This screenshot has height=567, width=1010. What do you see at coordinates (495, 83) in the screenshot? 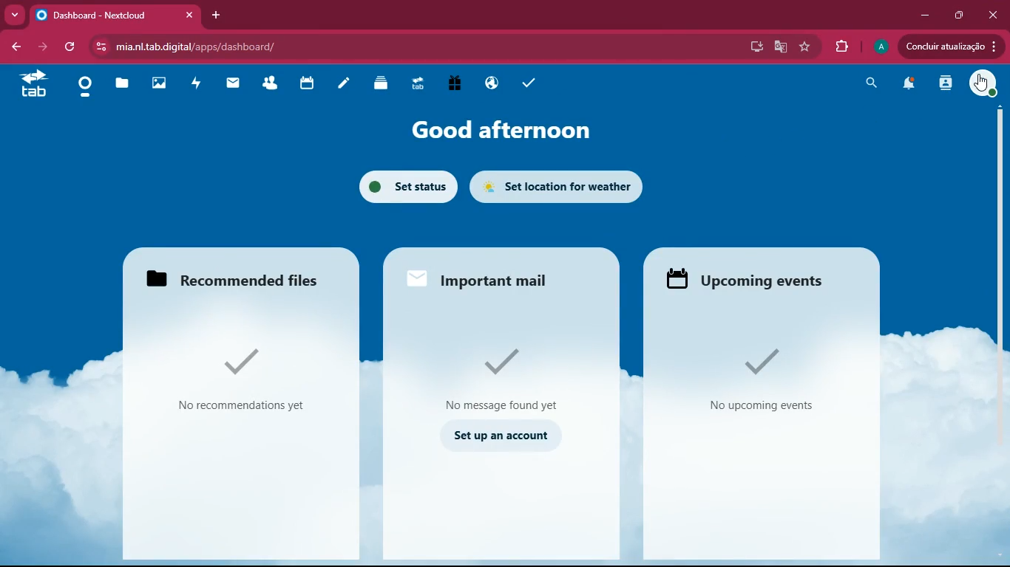
I see `public` at bounding box center [495, 83].